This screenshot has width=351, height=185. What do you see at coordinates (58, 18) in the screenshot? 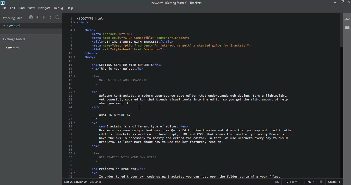
I see `search` at bounding box center [58, 18].